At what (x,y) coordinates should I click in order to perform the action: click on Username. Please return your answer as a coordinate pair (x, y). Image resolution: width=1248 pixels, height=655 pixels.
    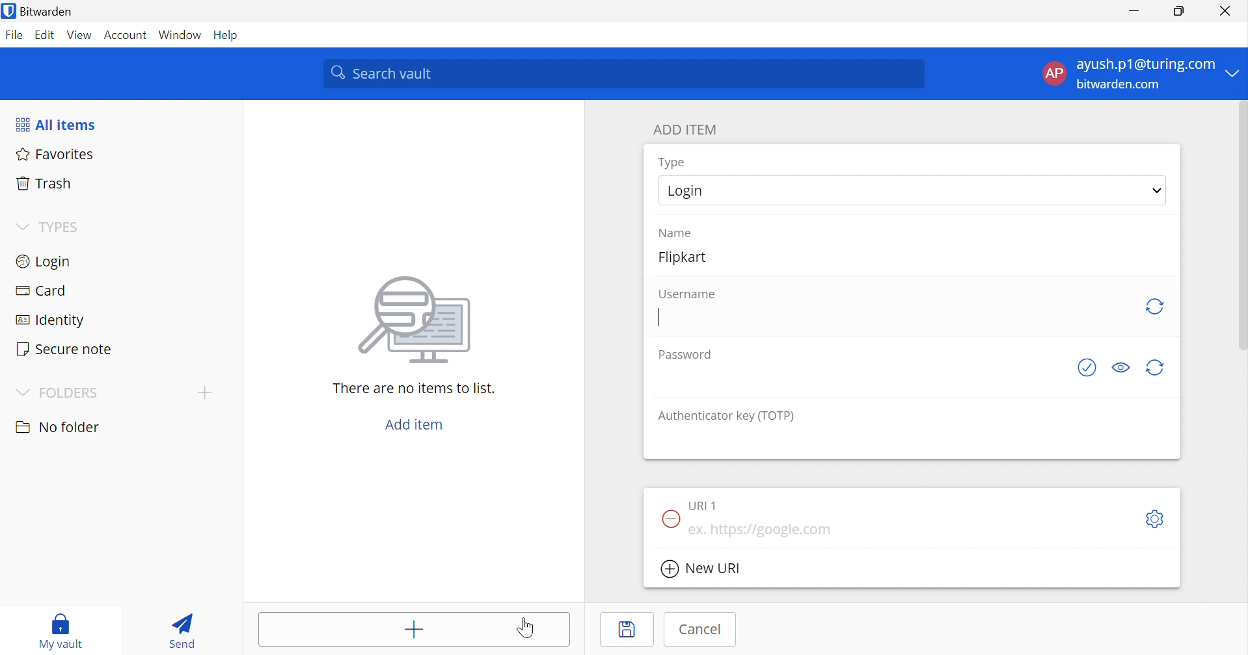
    Looking at the image, I should click on (688, 294).